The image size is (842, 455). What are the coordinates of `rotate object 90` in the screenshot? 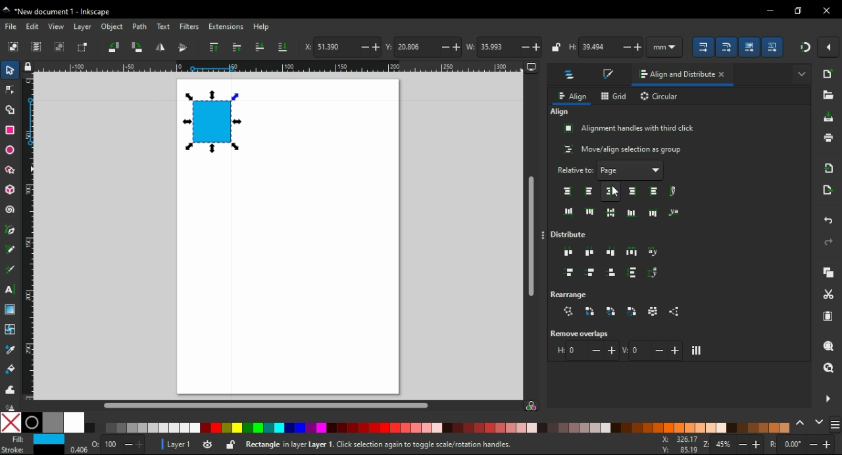 It's located at (138, 47).